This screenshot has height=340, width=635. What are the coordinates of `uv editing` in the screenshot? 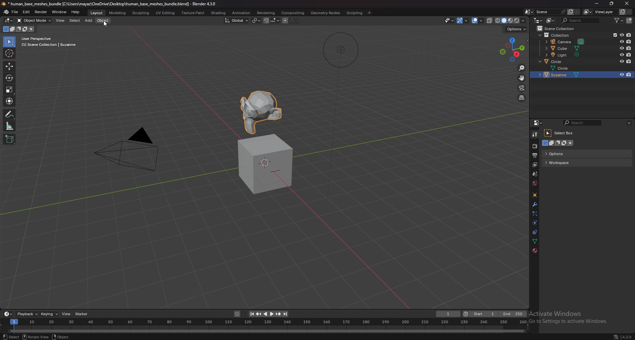 It's located at (166, 13).